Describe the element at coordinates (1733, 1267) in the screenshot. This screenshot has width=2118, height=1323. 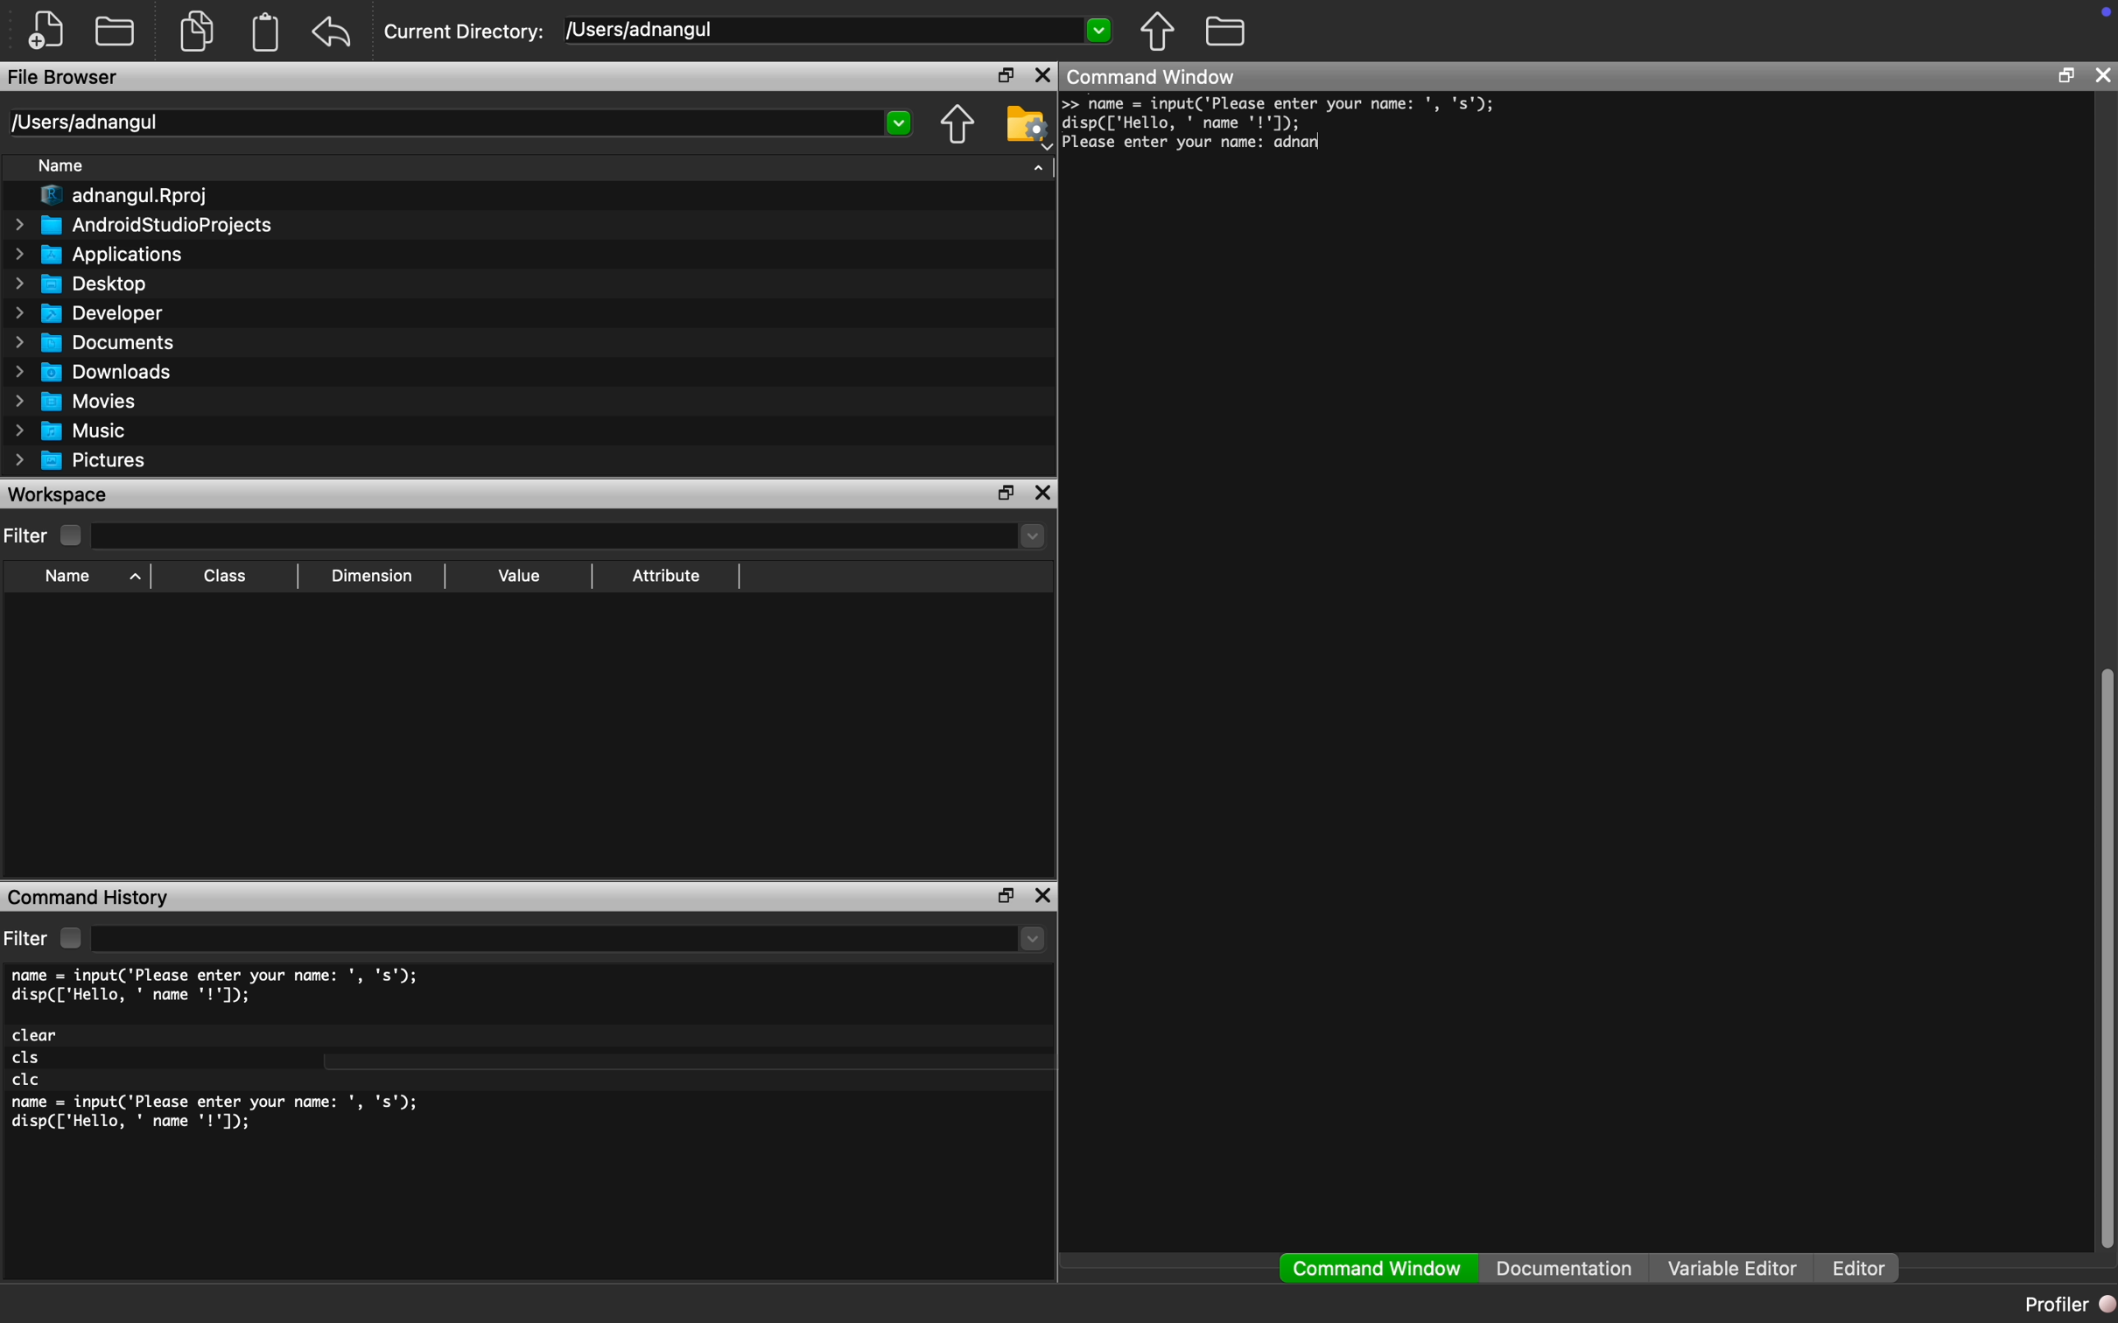
I see `Variable Editor` at that location.